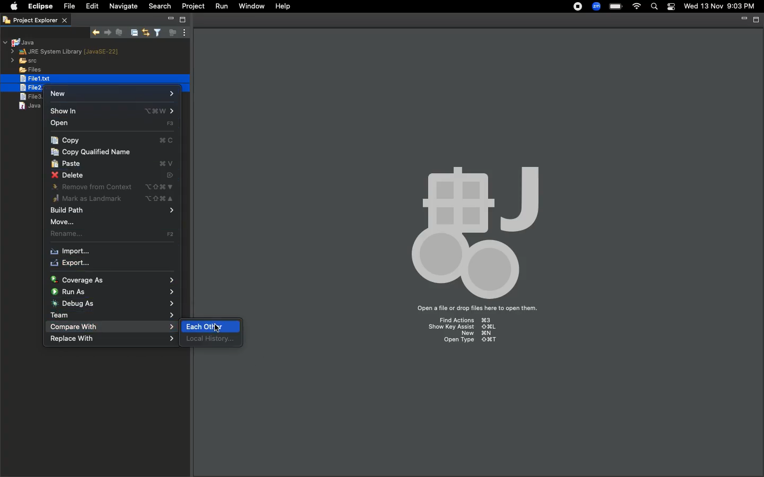  Describe the element at coordinates (182, 20) in the screenshot. I see `Maximize` at that location.